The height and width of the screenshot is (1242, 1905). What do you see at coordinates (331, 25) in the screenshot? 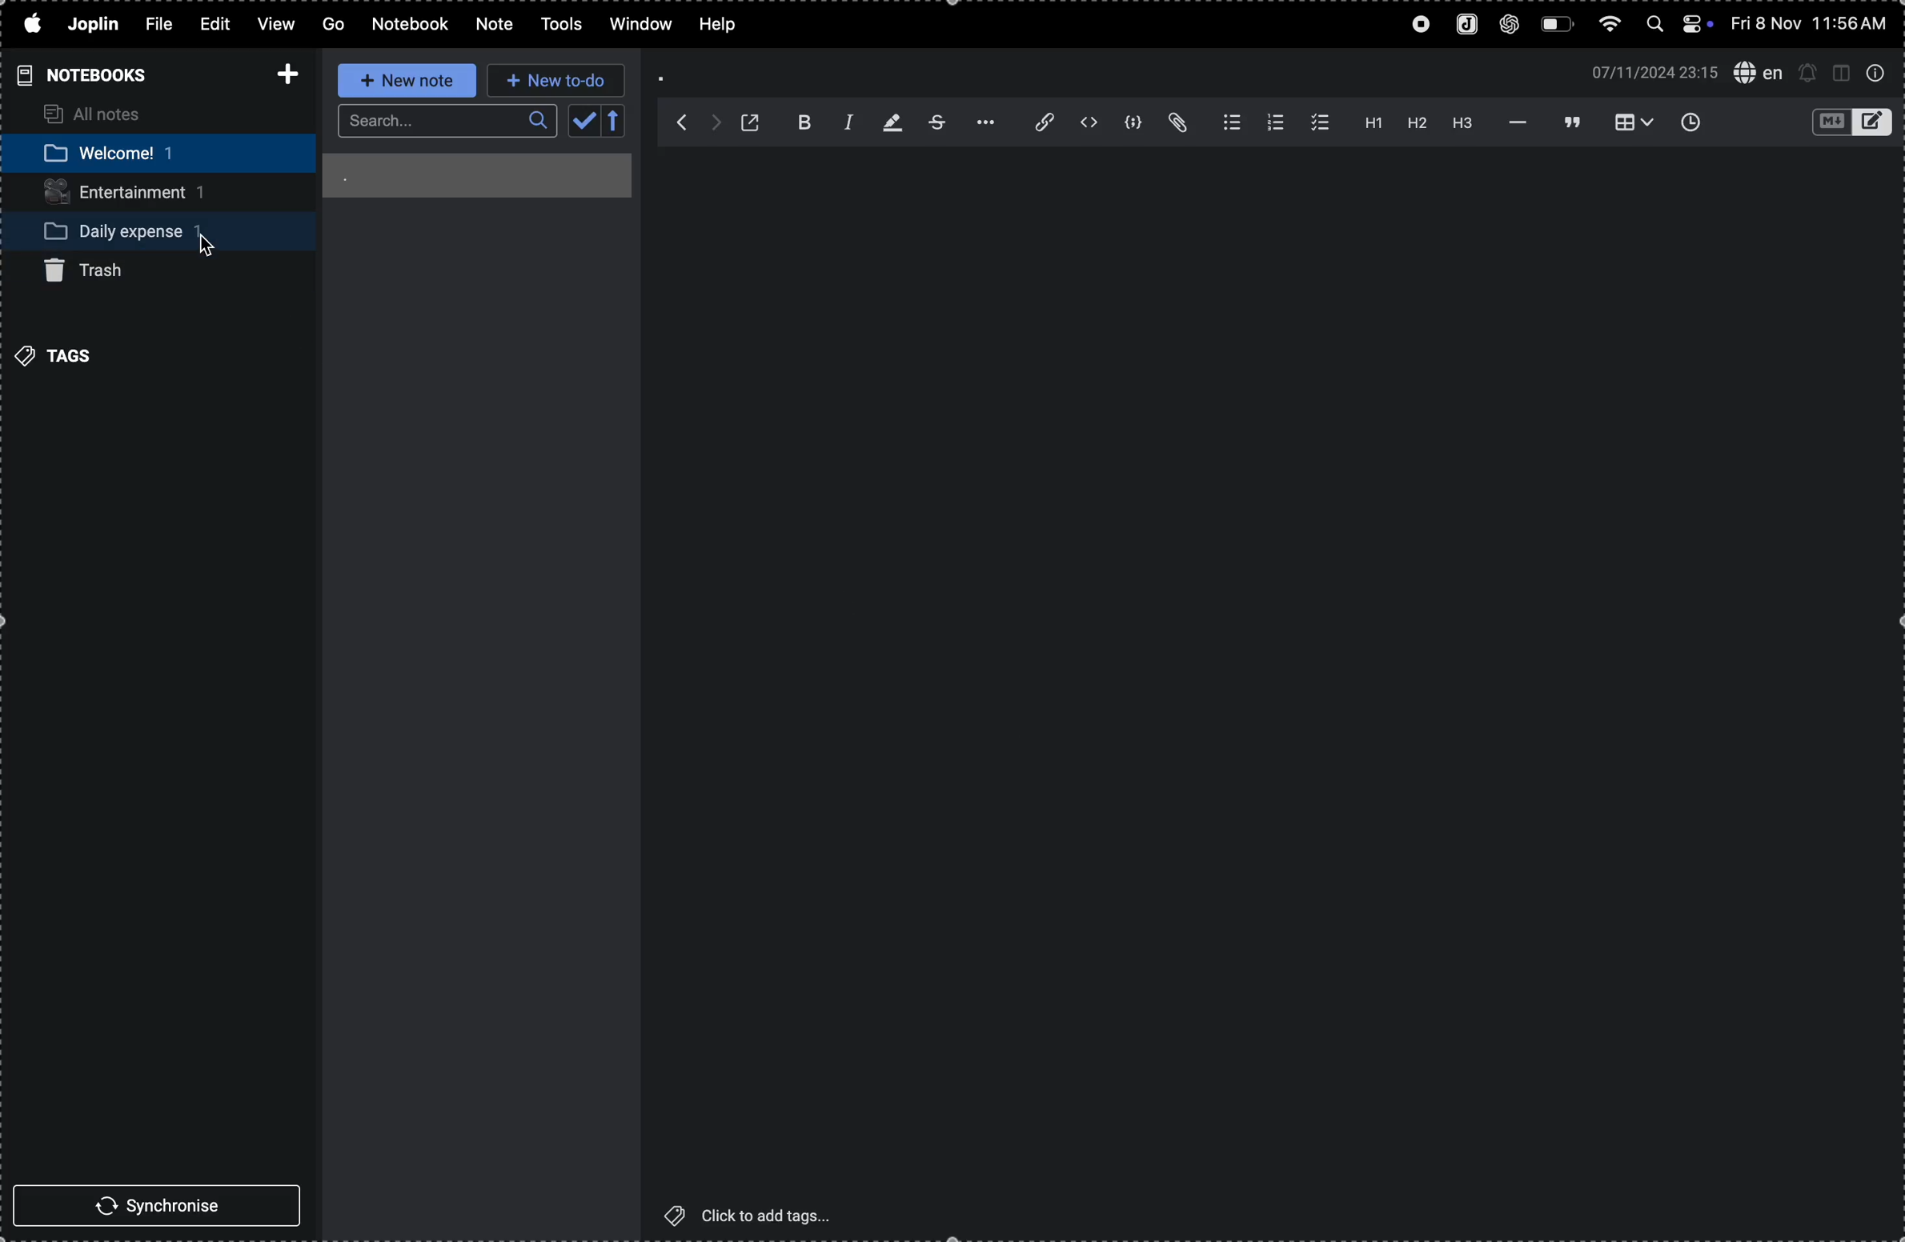
I see `go` at bounding box center [331, 25].